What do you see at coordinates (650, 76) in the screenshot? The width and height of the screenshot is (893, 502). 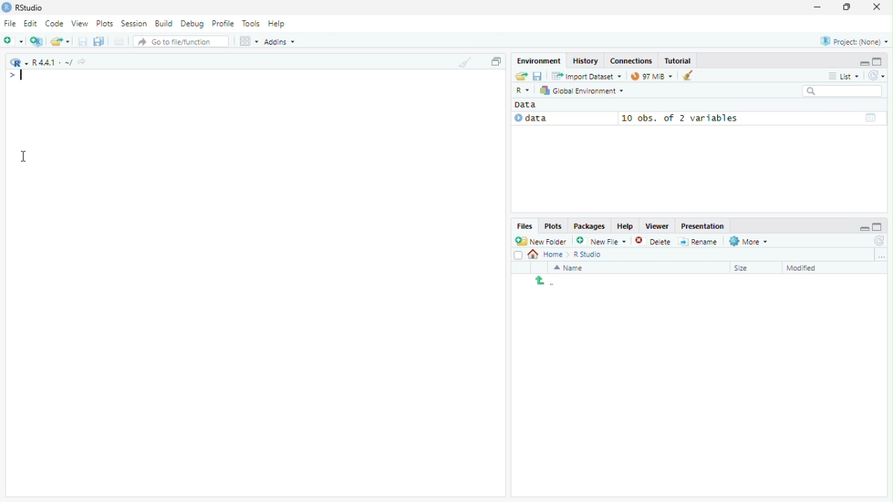 I see `Current memory usage - 97MiB` at bounding box center [650, 76].